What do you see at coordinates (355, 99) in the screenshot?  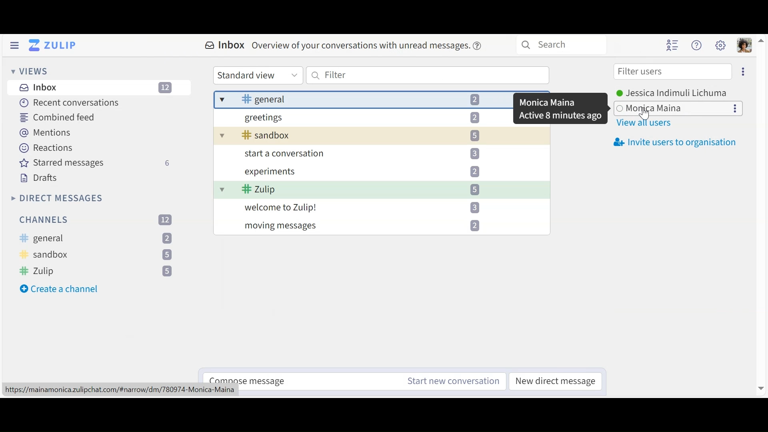 I see `Inbox messages` at bounding box center [355, 99].